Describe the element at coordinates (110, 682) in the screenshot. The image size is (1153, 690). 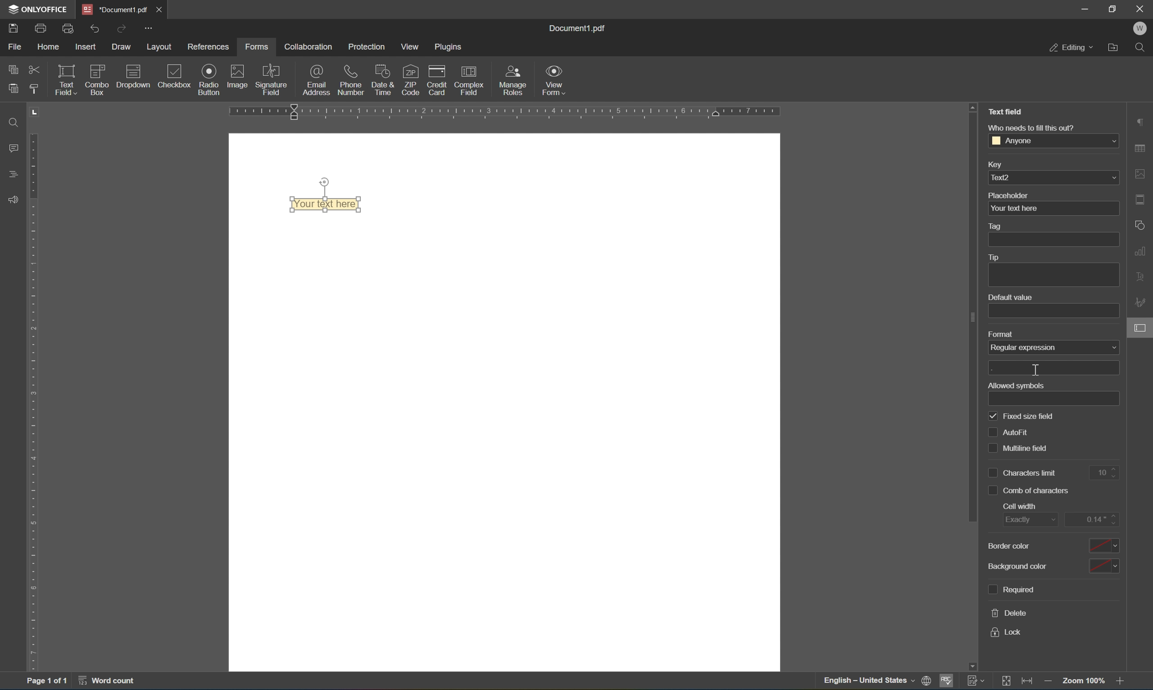
I see `word count` at that location.